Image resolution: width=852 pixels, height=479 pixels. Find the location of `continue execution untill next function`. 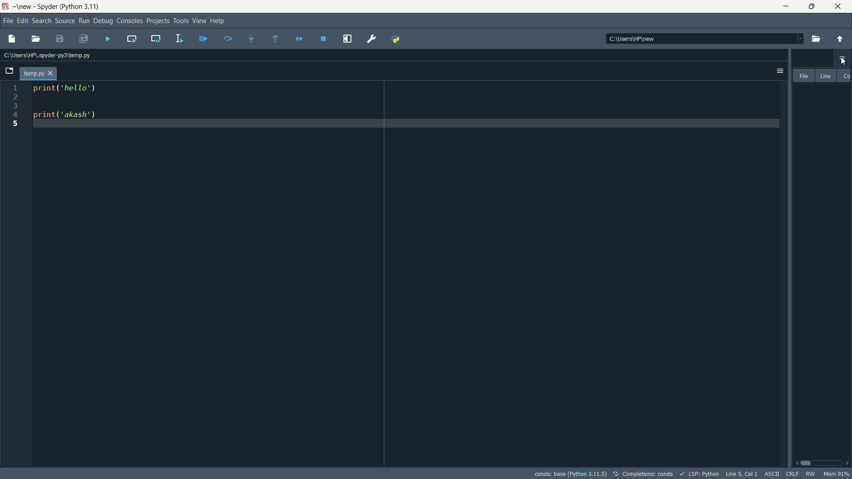

continue execution untill next function is located at coordinates (297, 38).